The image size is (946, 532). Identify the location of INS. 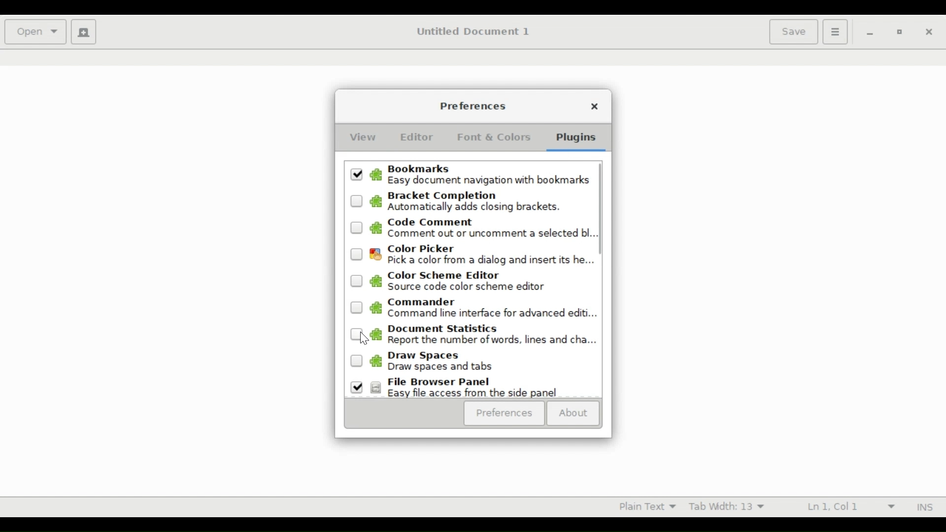
(923, 507).